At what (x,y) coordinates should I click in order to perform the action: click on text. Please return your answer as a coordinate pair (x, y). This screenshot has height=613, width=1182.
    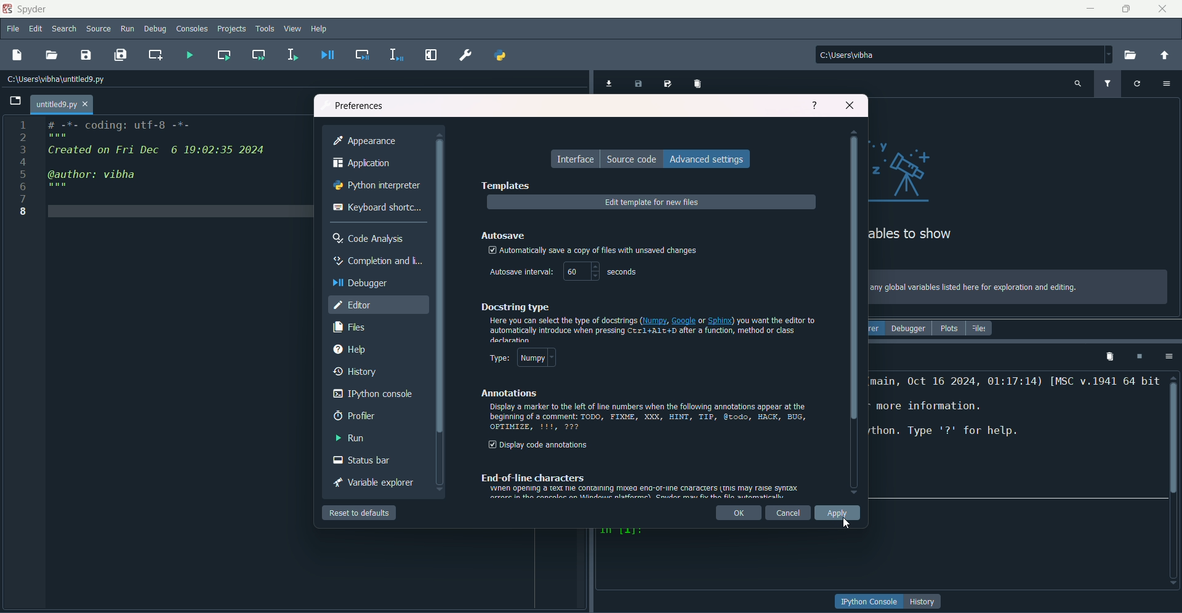
    Looking at the image, I should click on (653, 329).